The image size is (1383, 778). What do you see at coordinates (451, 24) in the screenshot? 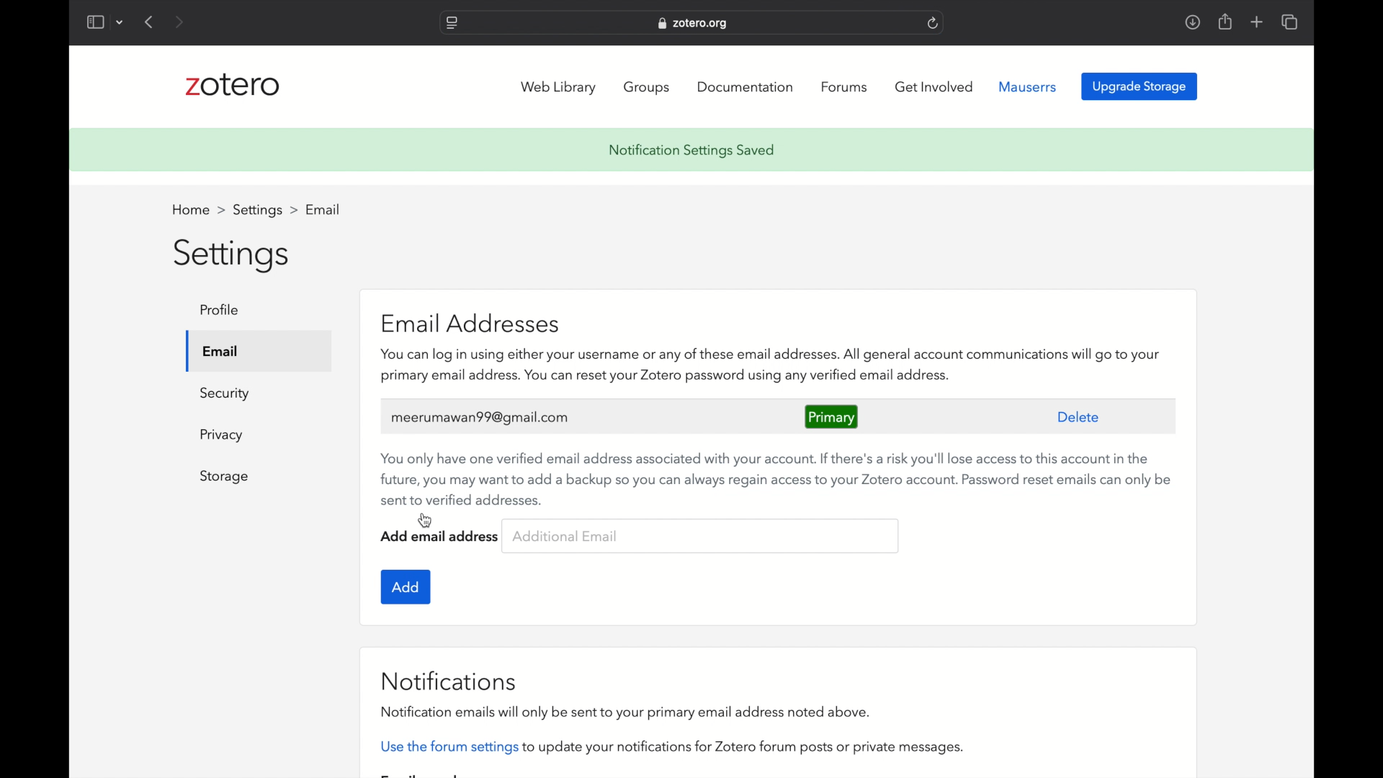
I see `website settings` at bounding box center [451, 24].